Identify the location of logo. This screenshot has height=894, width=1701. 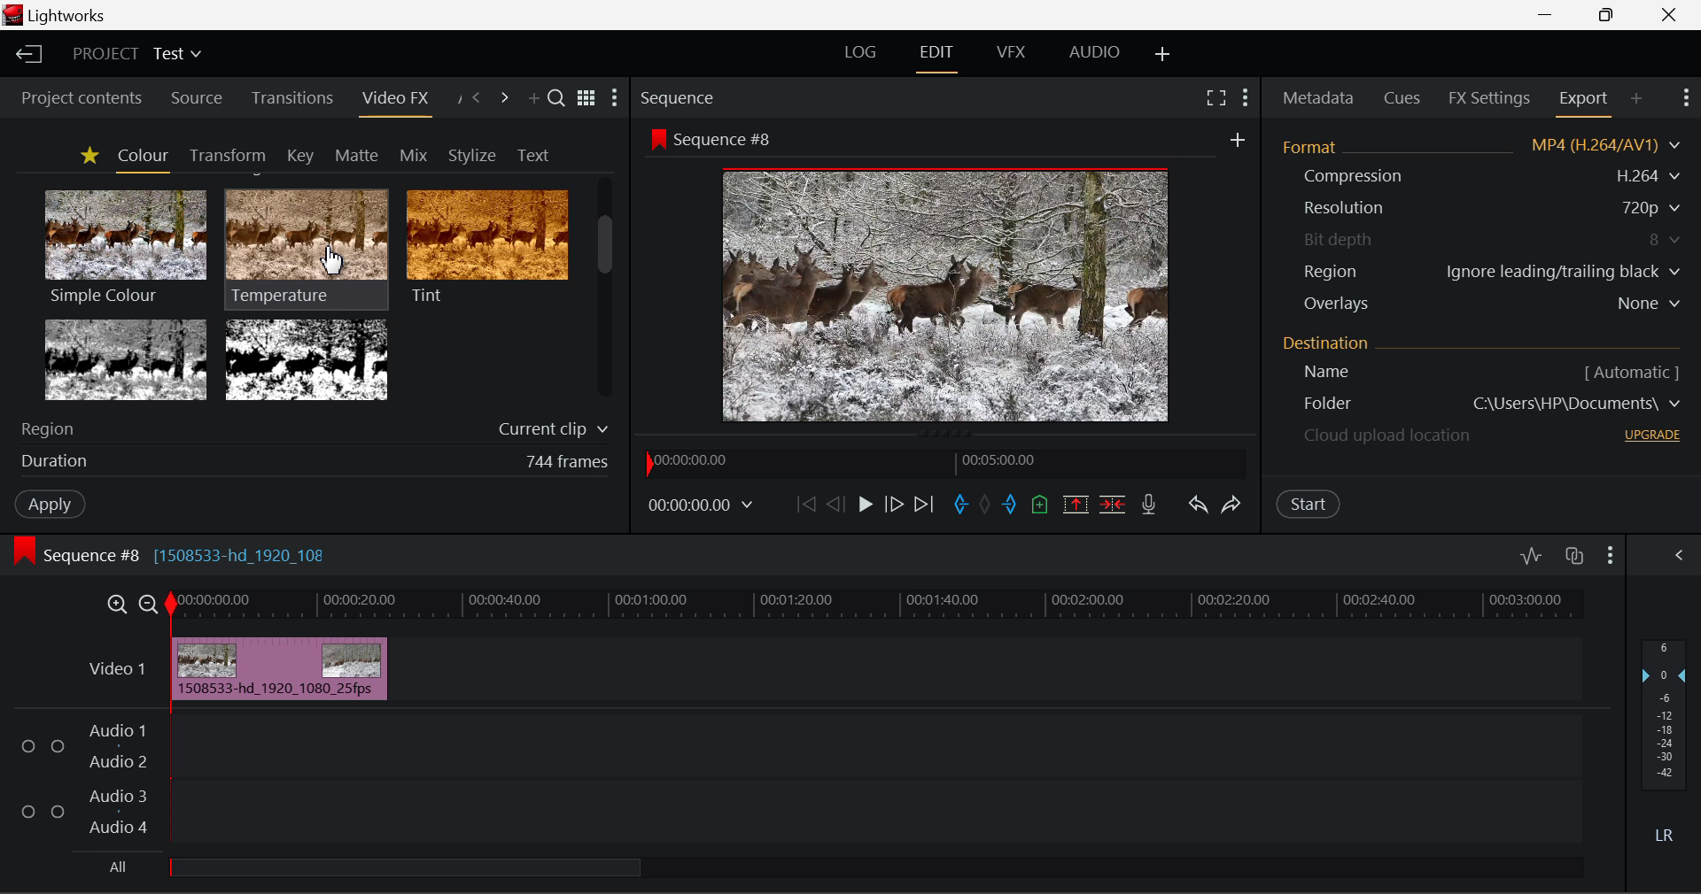
(12, 15).